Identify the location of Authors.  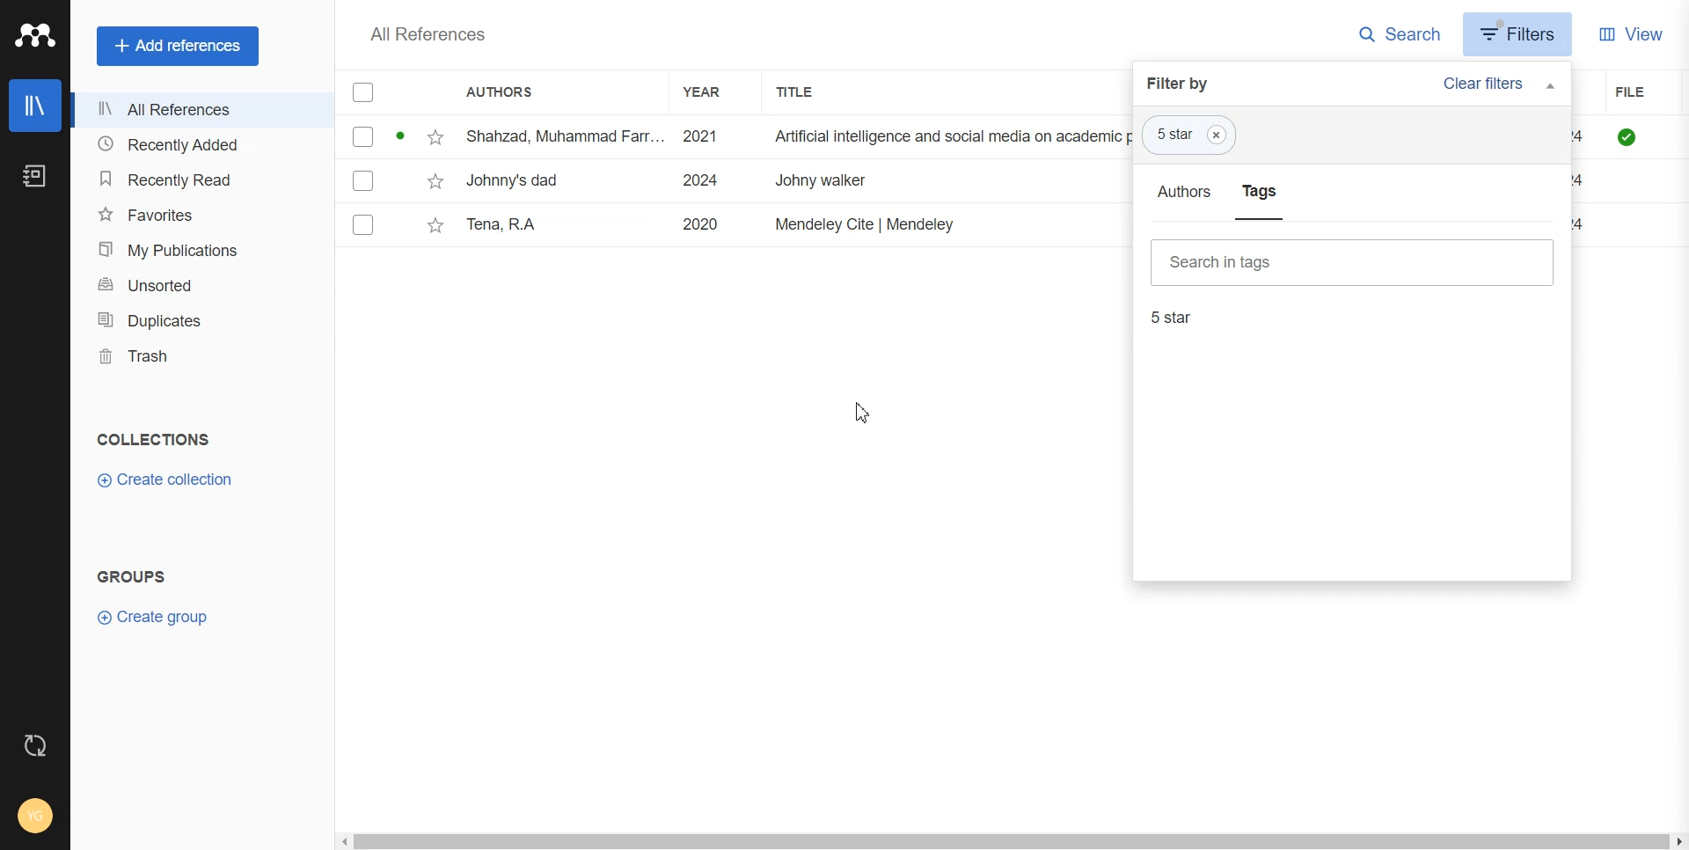
(509, 91).